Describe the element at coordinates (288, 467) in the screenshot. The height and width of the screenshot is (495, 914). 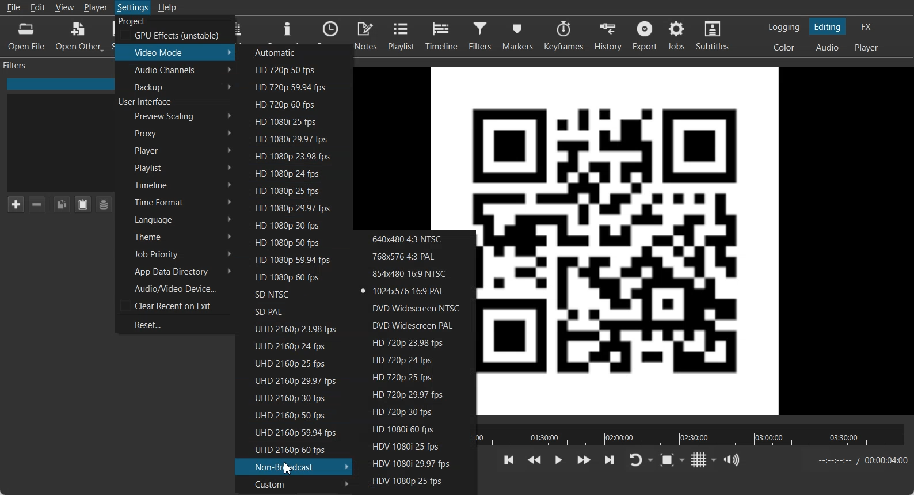
I see `Cursor` at that location.